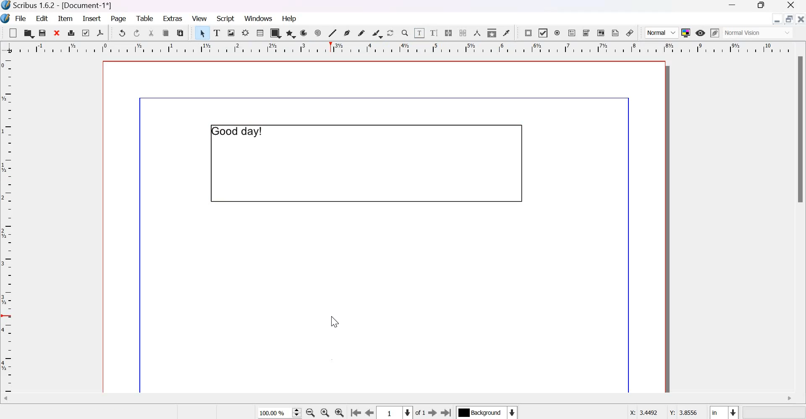 Image resolution: width=806 pixels, height=419 pixels. What do you see at coordinates (43, 18) in the screenshot?
I see `Edit` at bounding box center [43, 18].